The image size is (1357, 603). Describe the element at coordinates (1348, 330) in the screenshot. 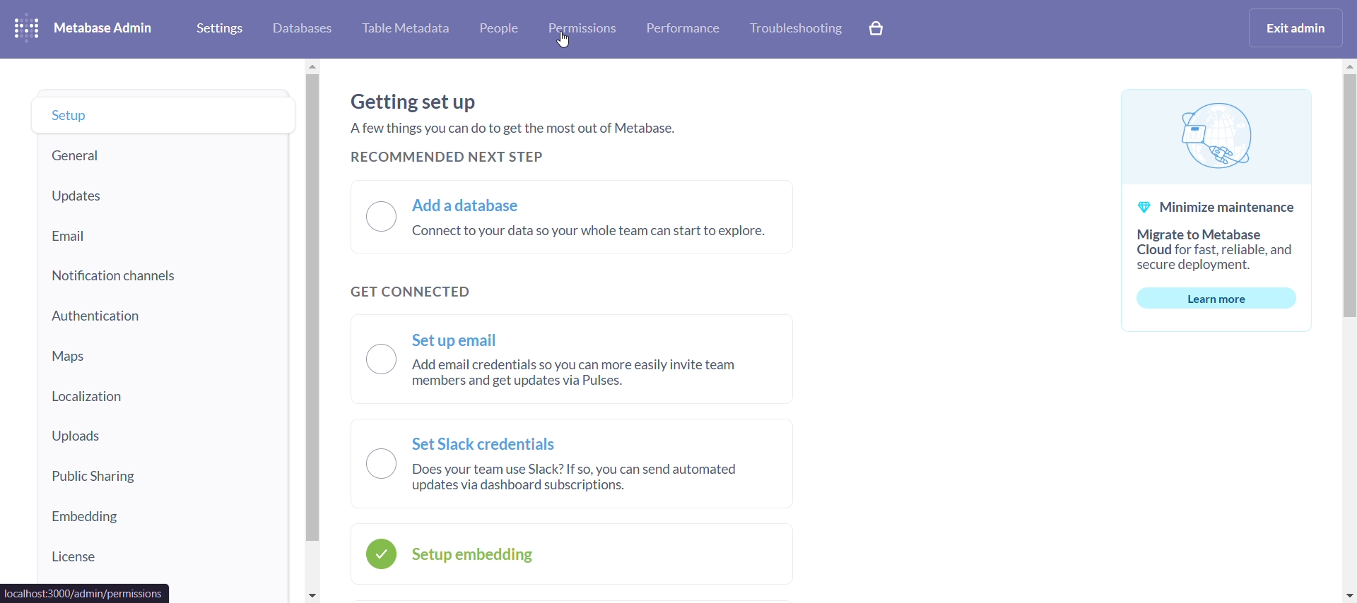

I see `vertical scroll bar` at that location.